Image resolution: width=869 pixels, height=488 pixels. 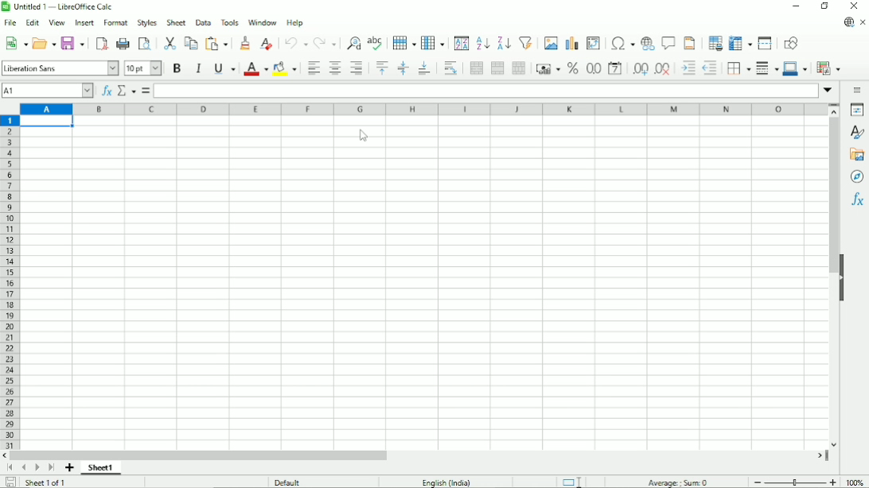 I want to click on Column, so click(x=434, y=42).